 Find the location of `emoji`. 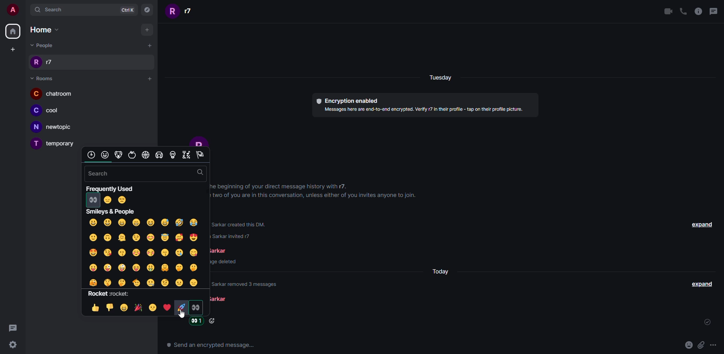

emoji is located at coordinates (688, 345).